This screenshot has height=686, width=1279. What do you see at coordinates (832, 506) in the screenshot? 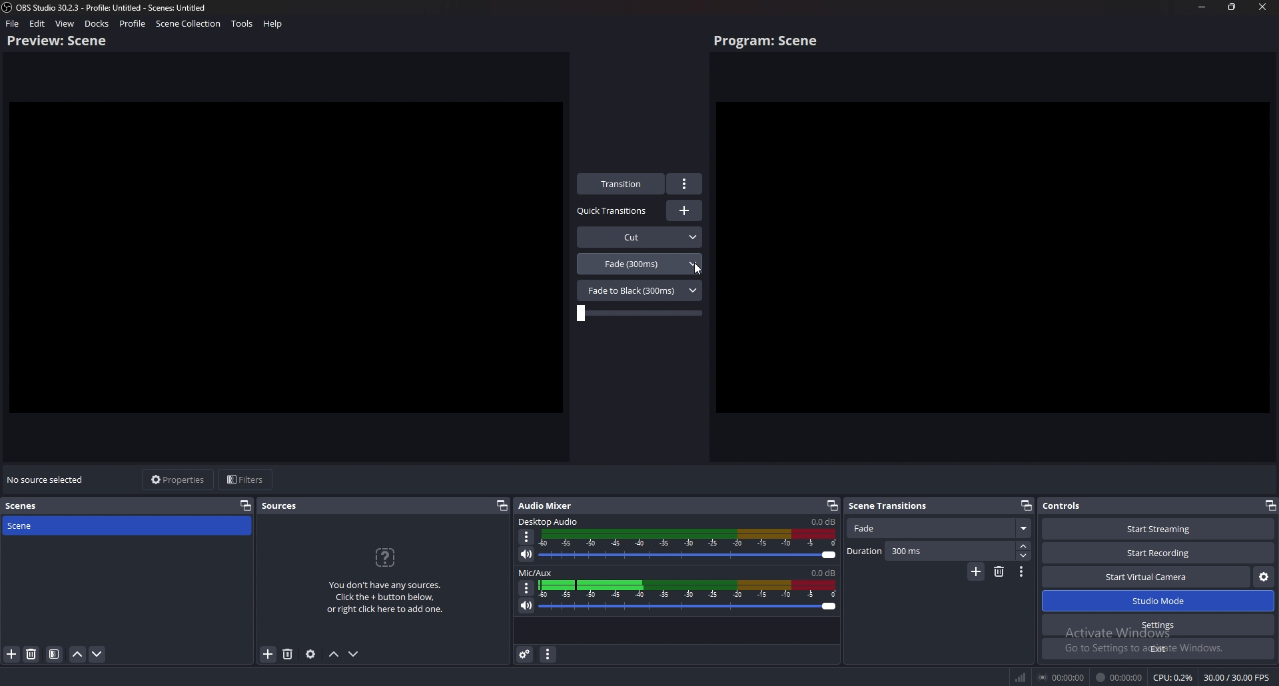
I see `Pop out` at bounding box center [832, 506].